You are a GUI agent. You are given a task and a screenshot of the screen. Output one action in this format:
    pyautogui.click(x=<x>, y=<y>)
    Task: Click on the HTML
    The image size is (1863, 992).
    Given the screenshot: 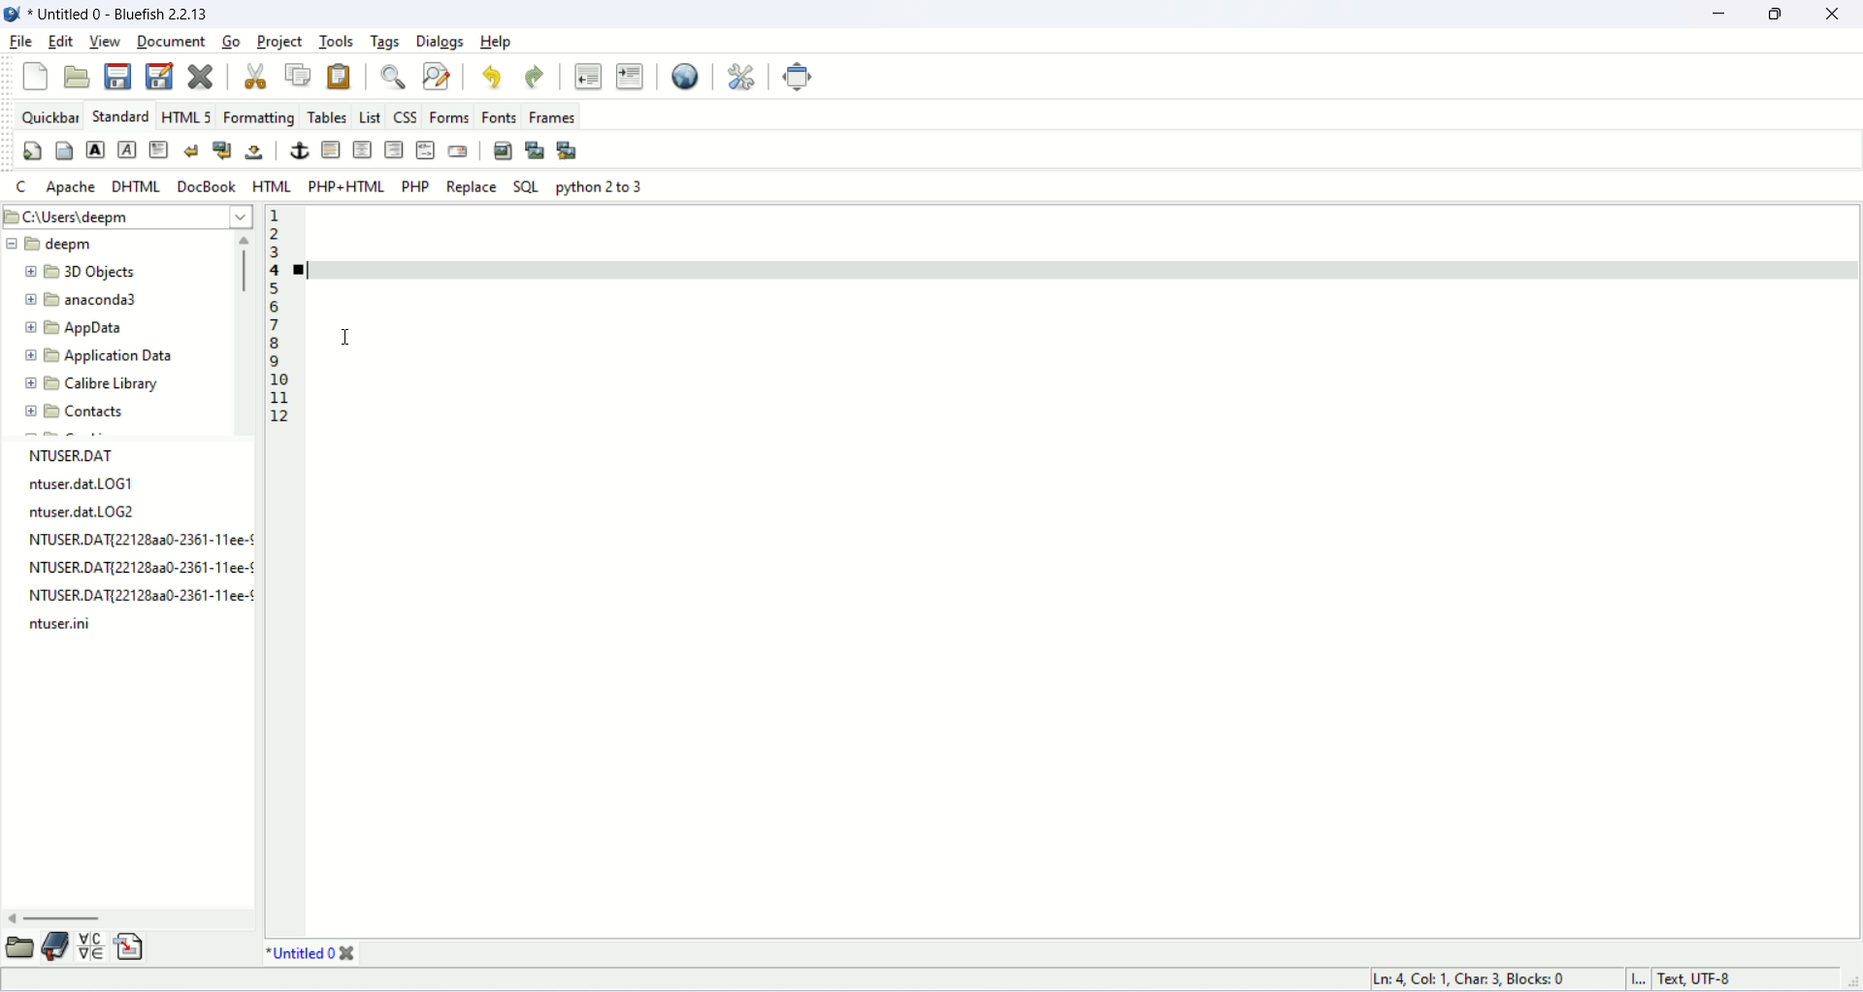 What is the action you would take?
    pyautogui.click(x=272, y=186)
    